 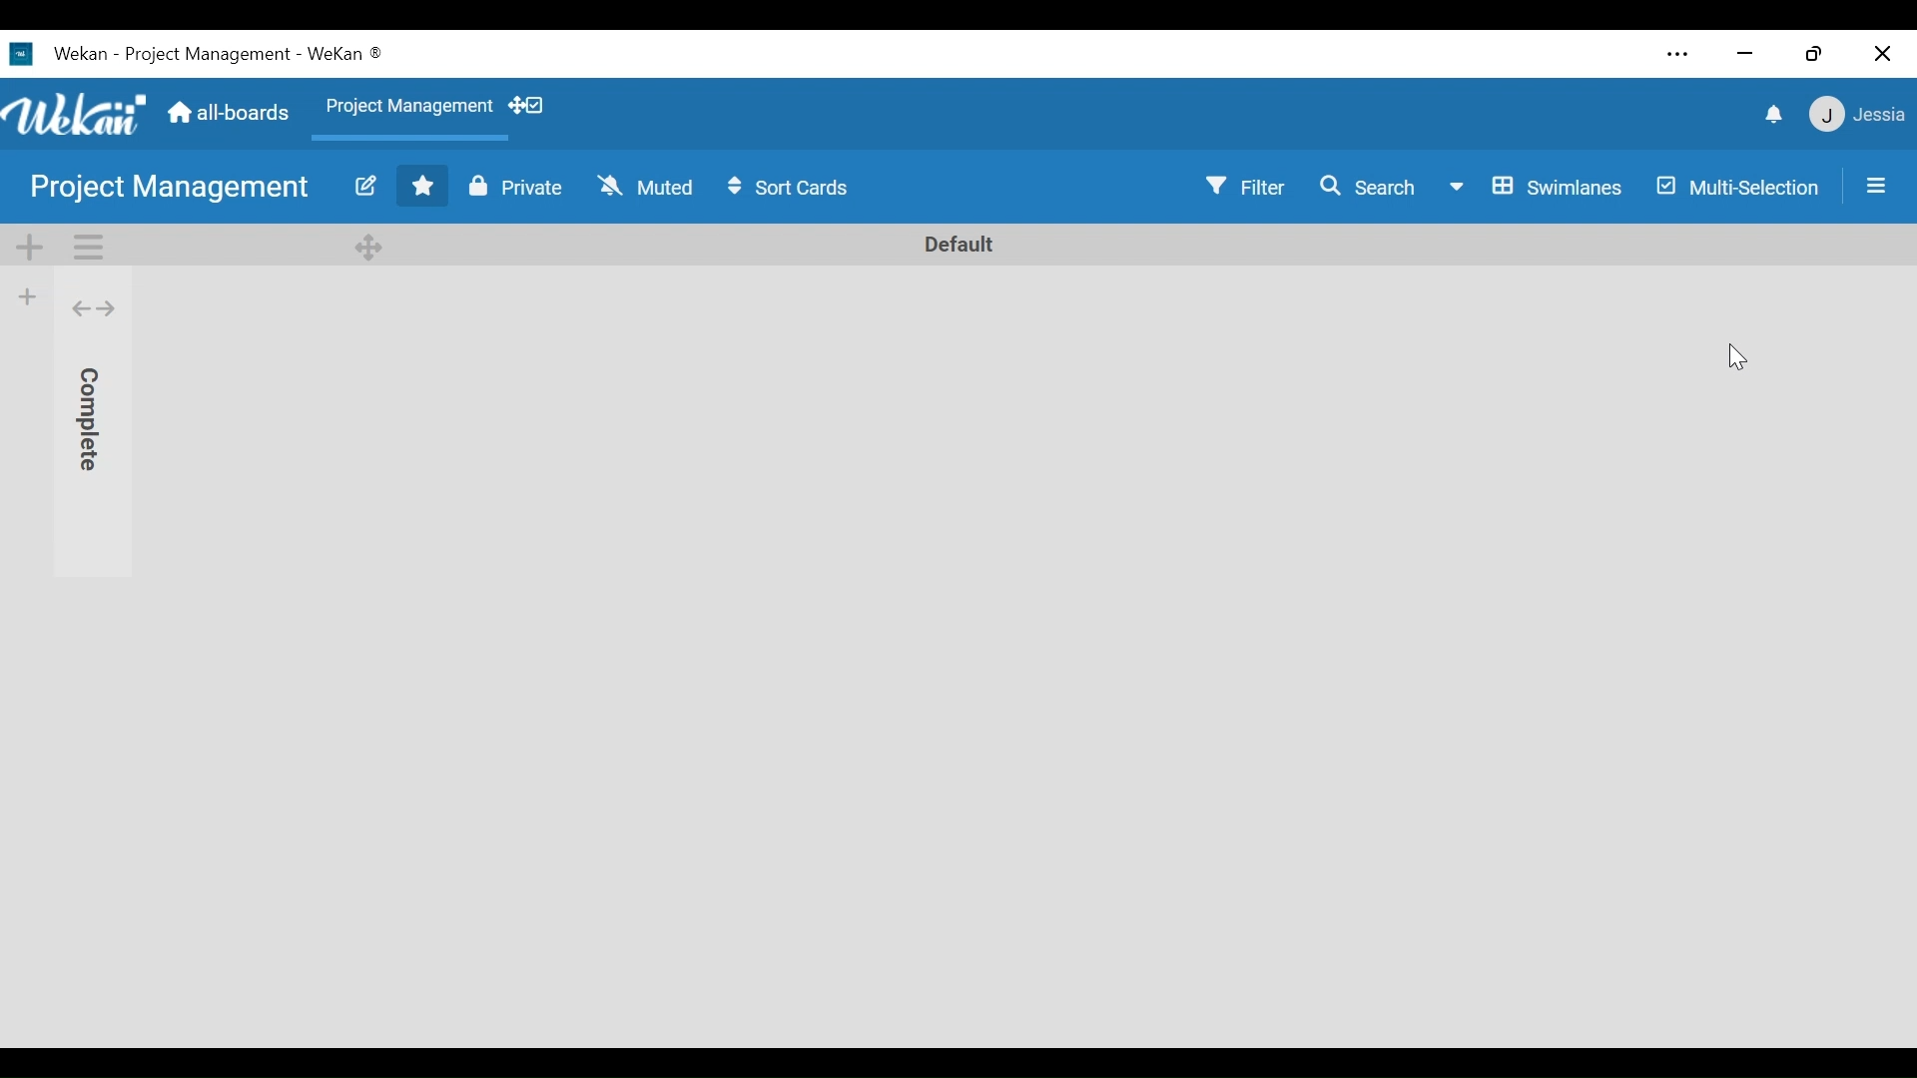 What do you see at coordinates (959, 244) in the screenshot?
I see `Swimlane Name` at bounding box center [959, 244].